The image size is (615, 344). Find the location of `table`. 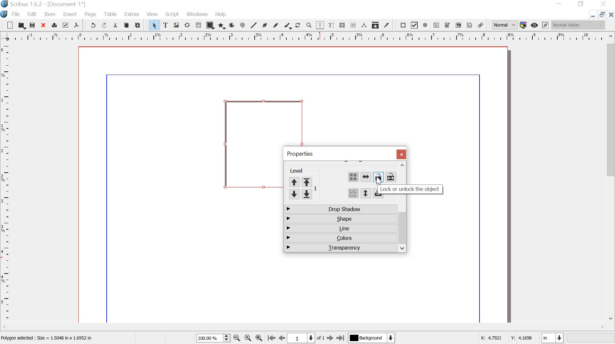

table is located at coordinates (198, 25).